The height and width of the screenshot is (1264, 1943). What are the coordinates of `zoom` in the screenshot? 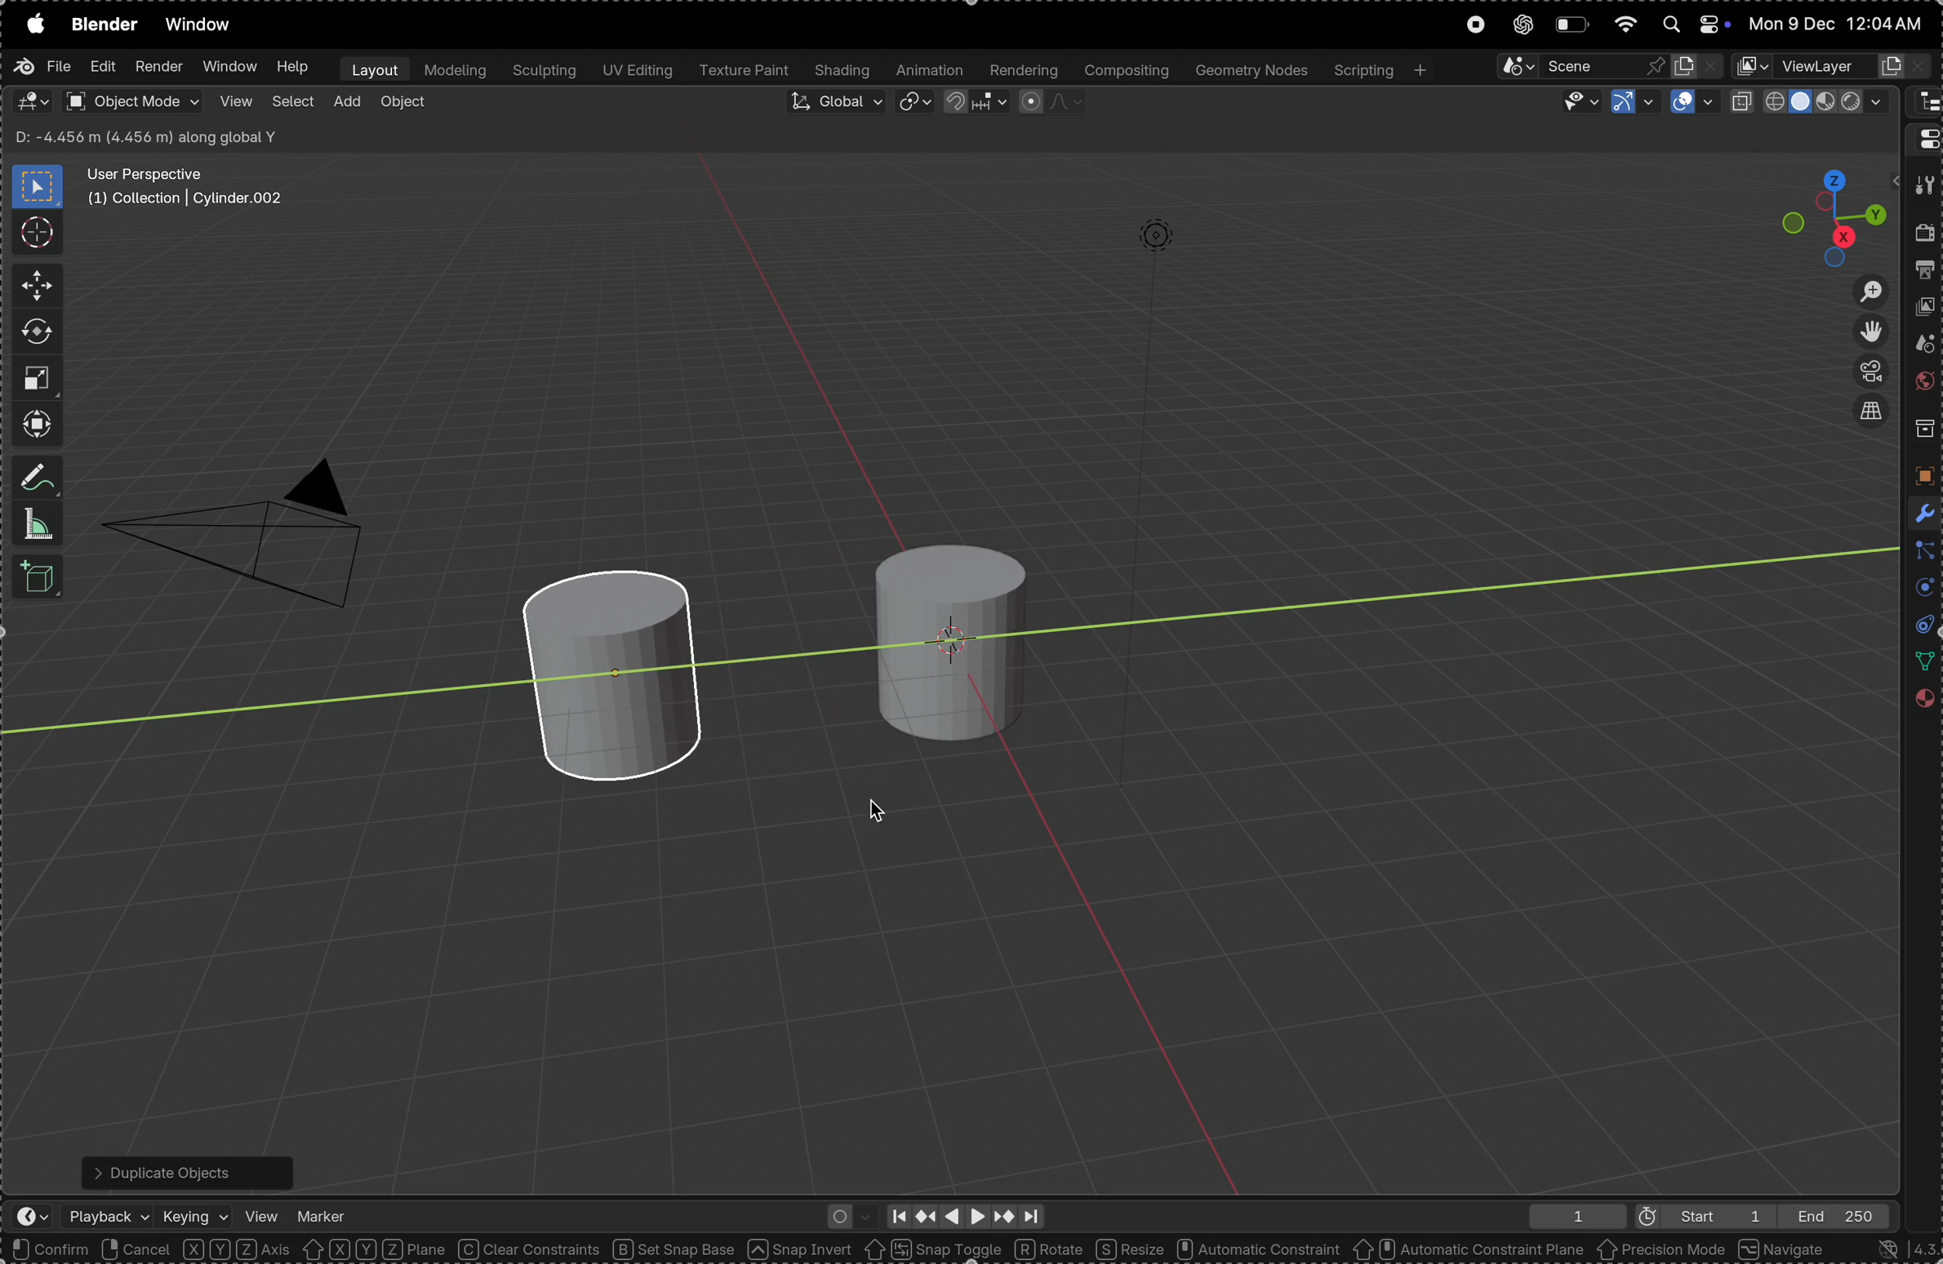 It's located at (1861, 291).